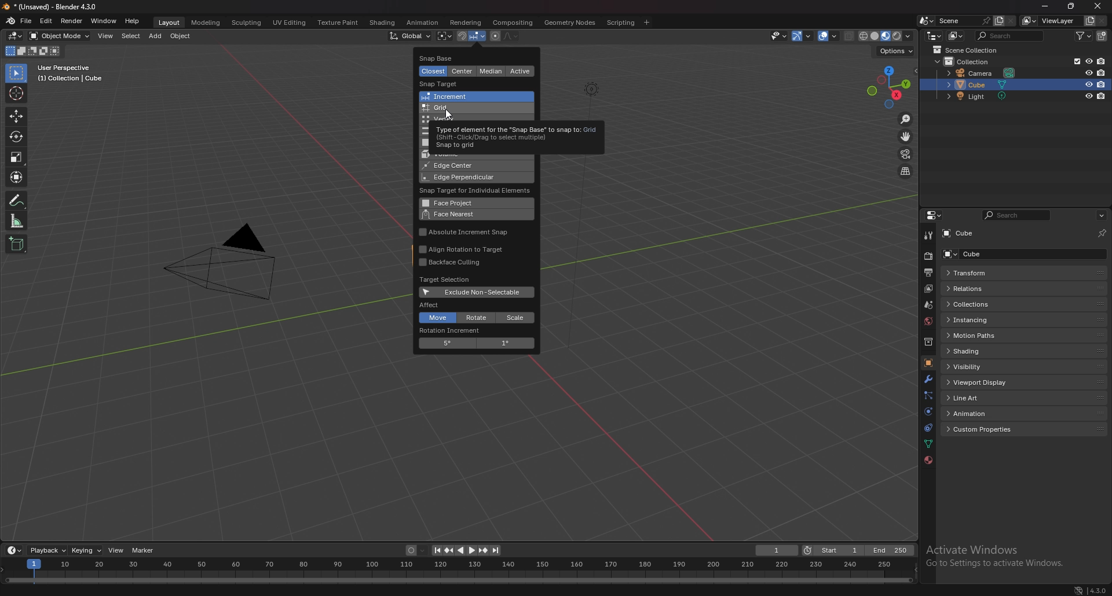 This screenshot has width=1112, height=596. Describe the element at coordinates (1089, 21) in the screenshot. I see `add view layer` at that location.